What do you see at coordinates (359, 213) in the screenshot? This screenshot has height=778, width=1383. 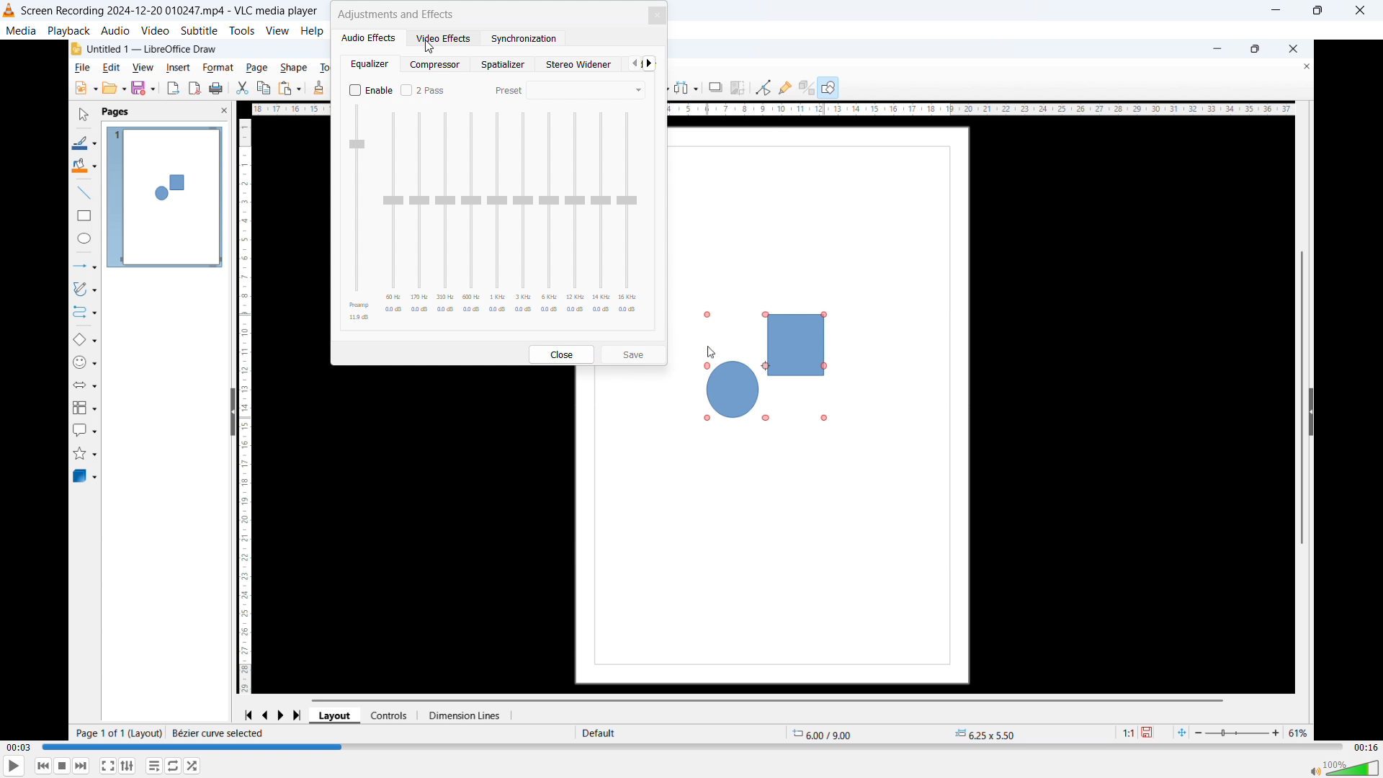 I see `preamp ` at bounding box center [359, 213].